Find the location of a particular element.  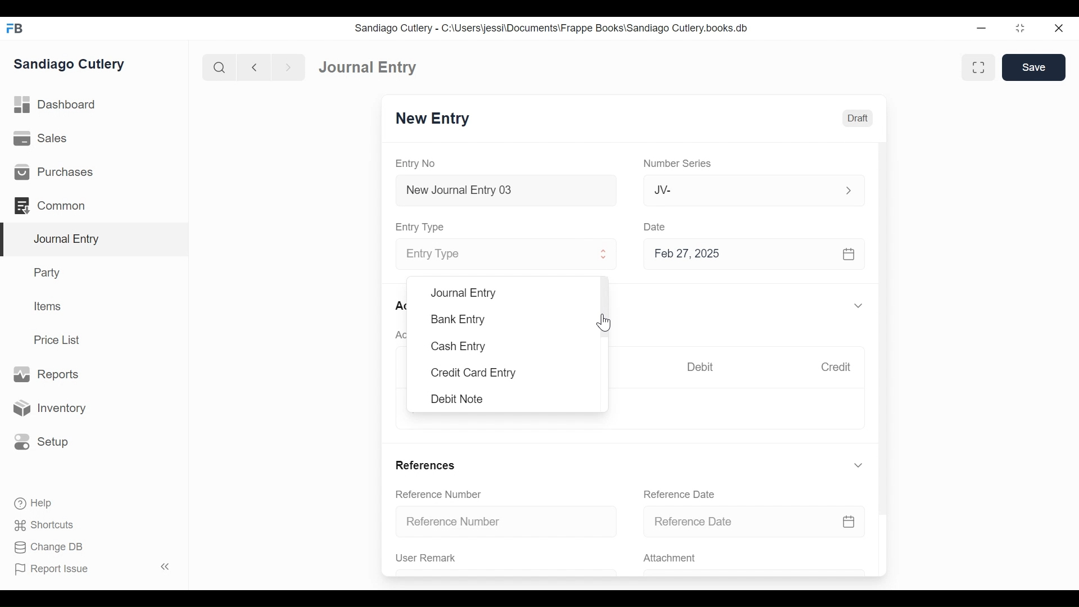

Purchases is located at coordinates (56, 172).